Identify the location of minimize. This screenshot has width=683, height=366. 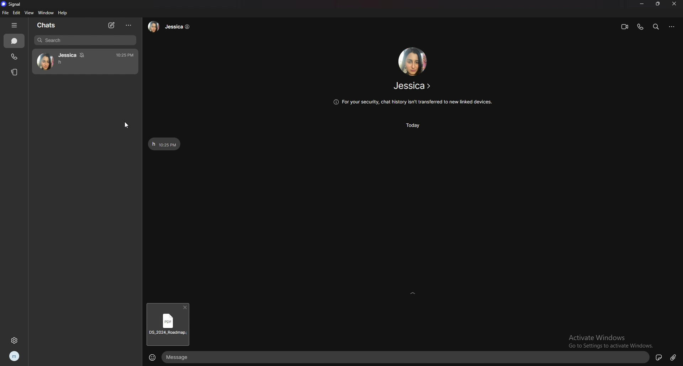
(642, 4).